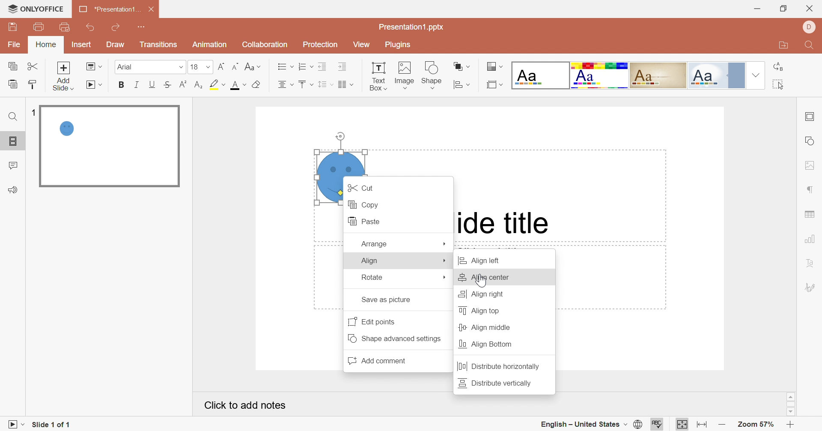  What do you see at coordinates (285, 84) in the screenshot?
I see `Align center` at bounding box center [285, 84].